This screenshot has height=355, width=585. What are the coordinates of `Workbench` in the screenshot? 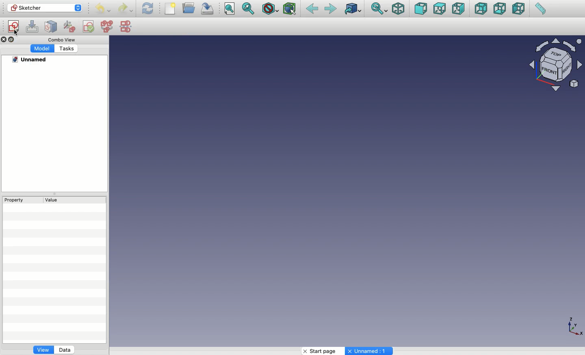 It's located at (45, 8).